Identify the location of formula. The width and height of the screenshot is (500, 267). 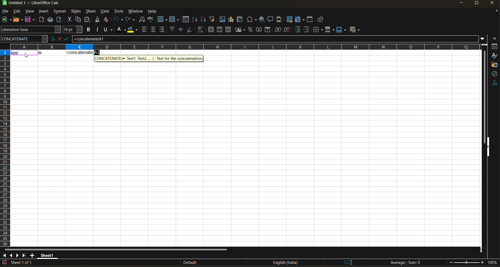
(407, 263).